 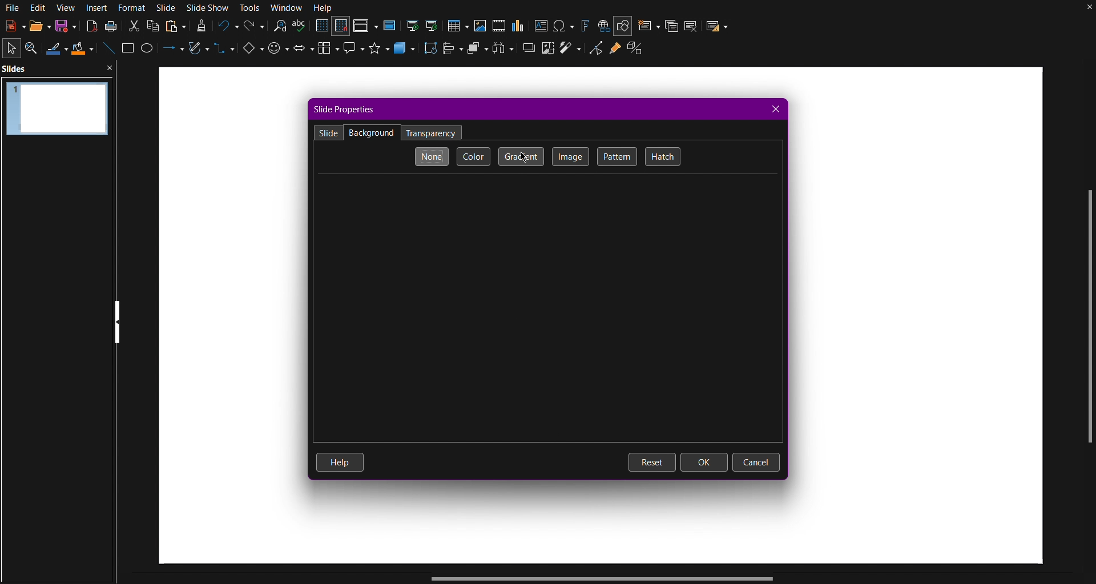 I want to click on Toggle Point Edit, so click(x=594, y=52).